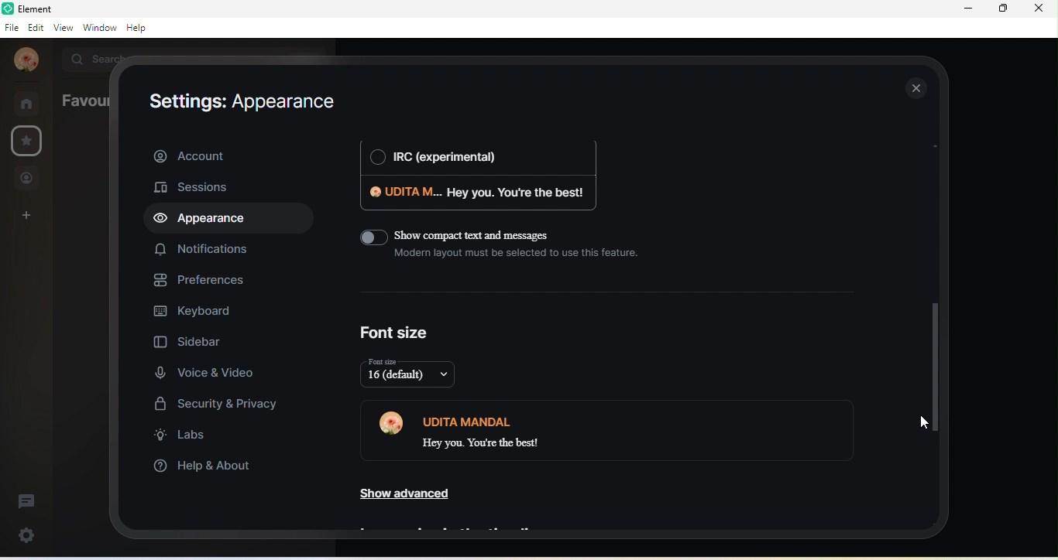  I want to click on irc (experimental), so click(475, 159).